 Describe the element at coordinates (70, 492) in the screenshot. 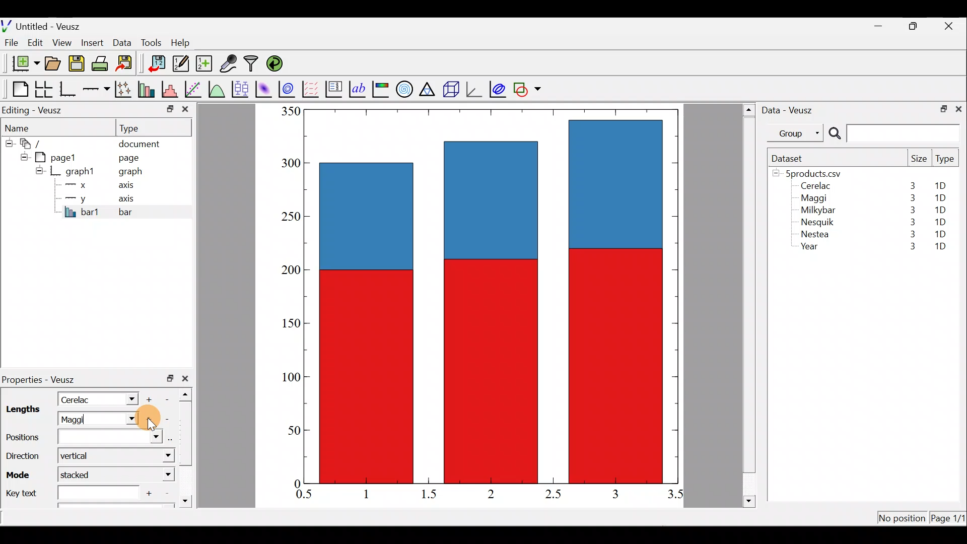

I see `Key text` at that location.